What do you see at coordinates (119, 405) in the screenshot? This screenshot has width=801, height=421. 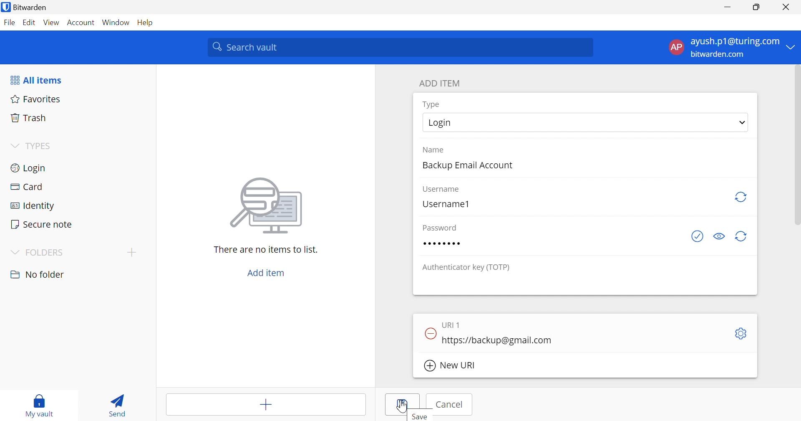 I see `Send` at bounding box center [119, 405].